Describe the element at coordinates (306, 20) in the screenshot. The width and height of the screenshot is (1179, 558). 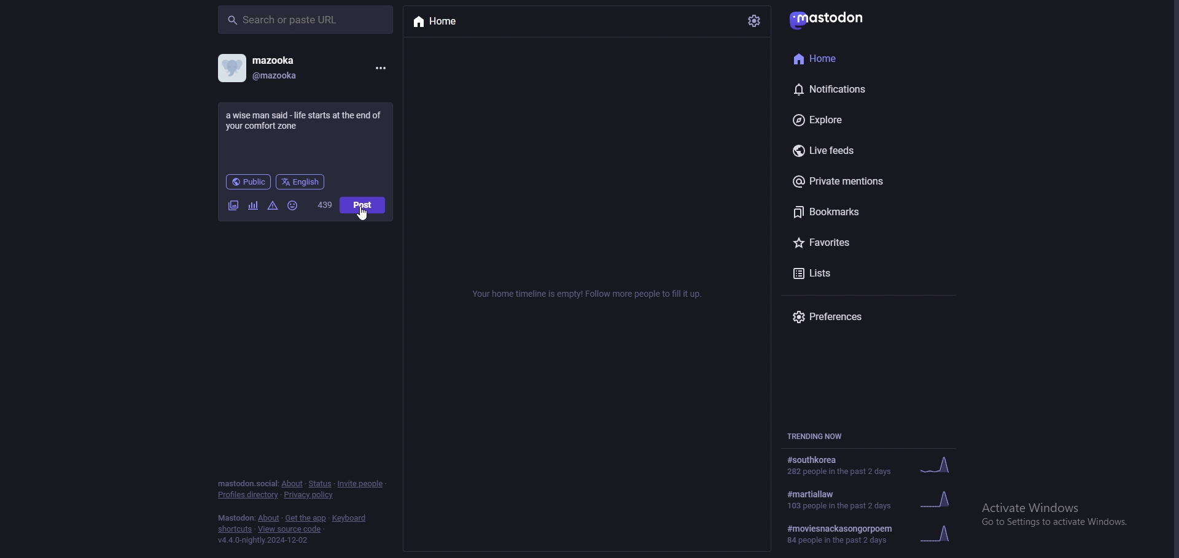
I see `search` at that location.